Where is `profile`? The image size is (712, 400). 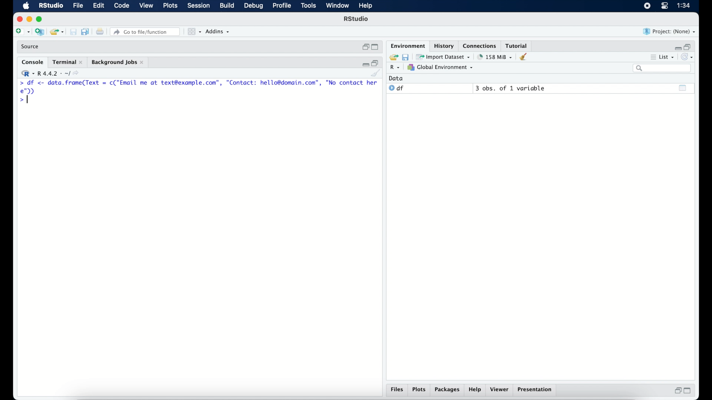
profile is located at coordinates (282, 6).